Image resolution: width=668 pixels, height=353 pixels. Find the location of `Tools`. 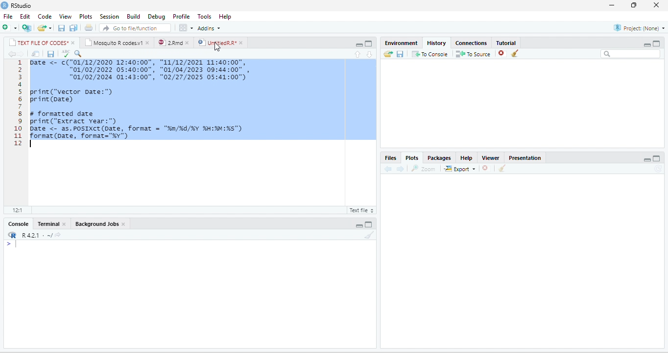

Tools is located at coordinates (205, 17).